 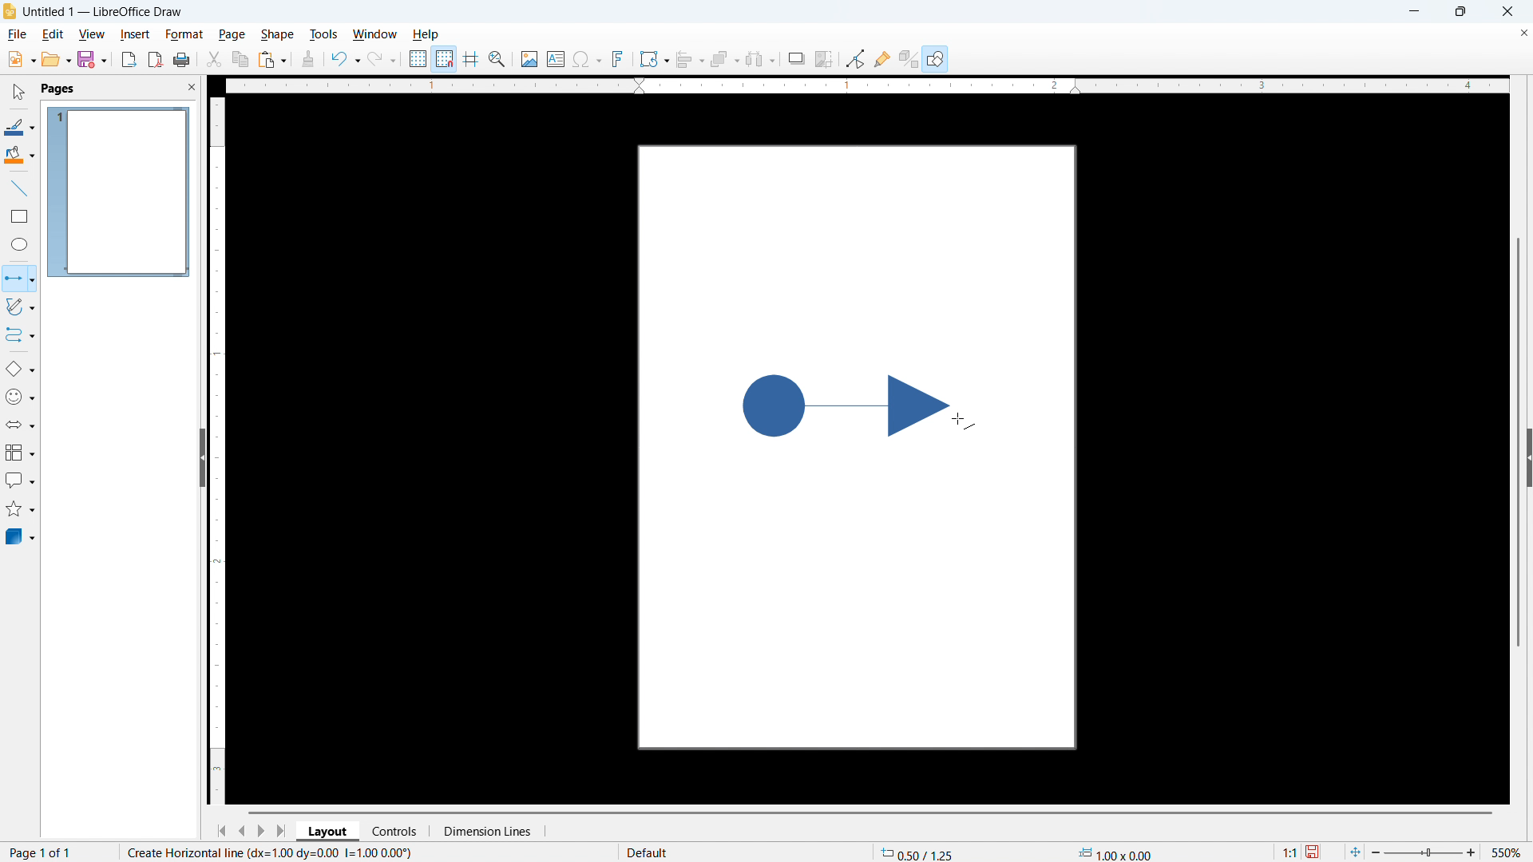 I want to click on Page 1 of 1, so click(x=43, y=851).